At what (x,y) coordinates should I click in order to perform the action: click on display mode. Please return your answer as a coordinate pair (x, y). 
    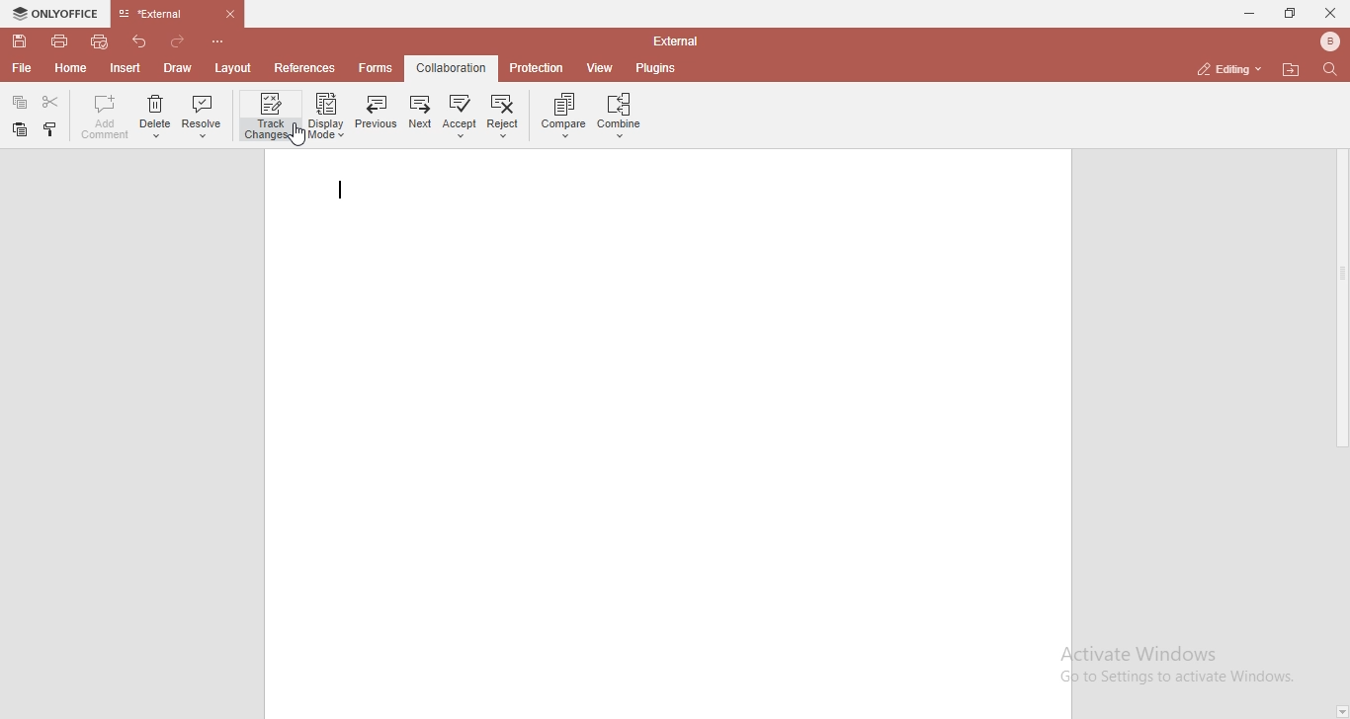
    Looking at the image, I should click on (326, 115).